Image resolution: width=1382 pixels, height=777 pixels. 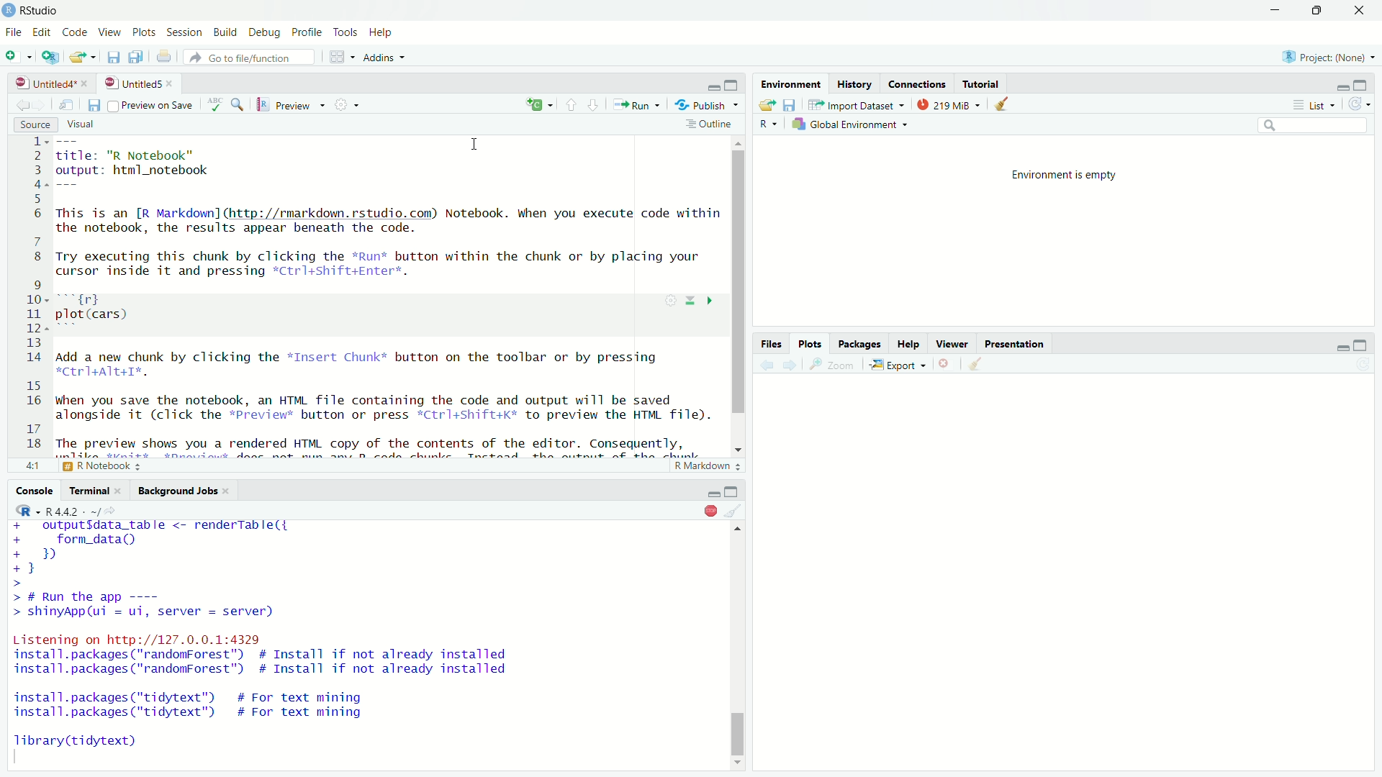 What do you see at coordinates (242, 104) in the screenshot?
I see `Find/replace` at bounding box center [242, 104].